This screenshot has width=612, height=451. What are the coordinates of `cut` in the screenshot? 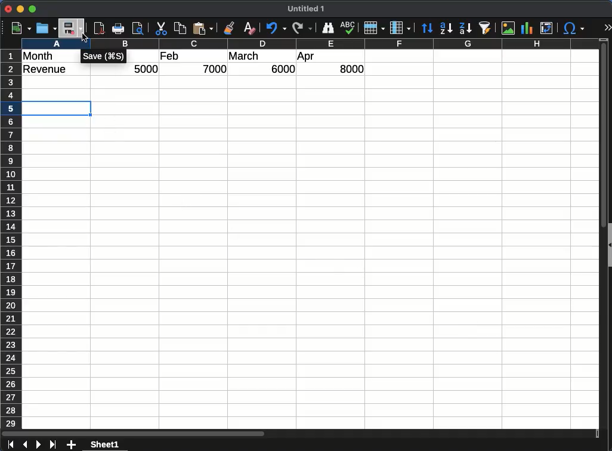 It's located at (160, 27).